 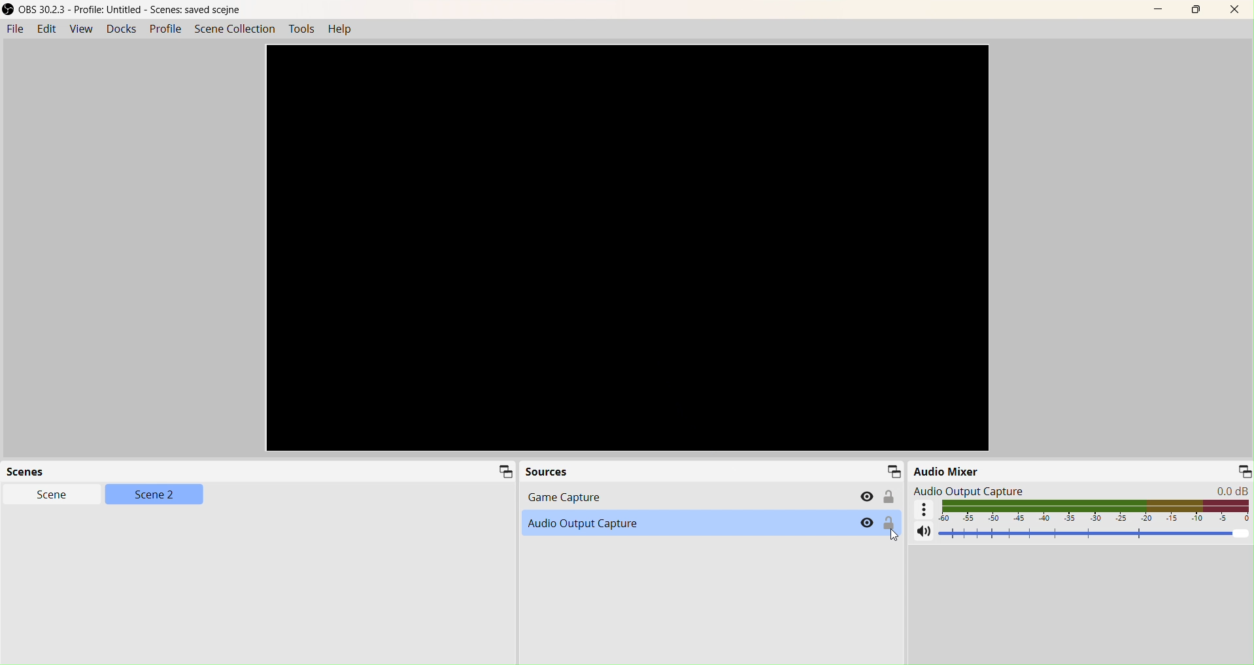 I want to click on Restore down, so click(x=1195, y=10).